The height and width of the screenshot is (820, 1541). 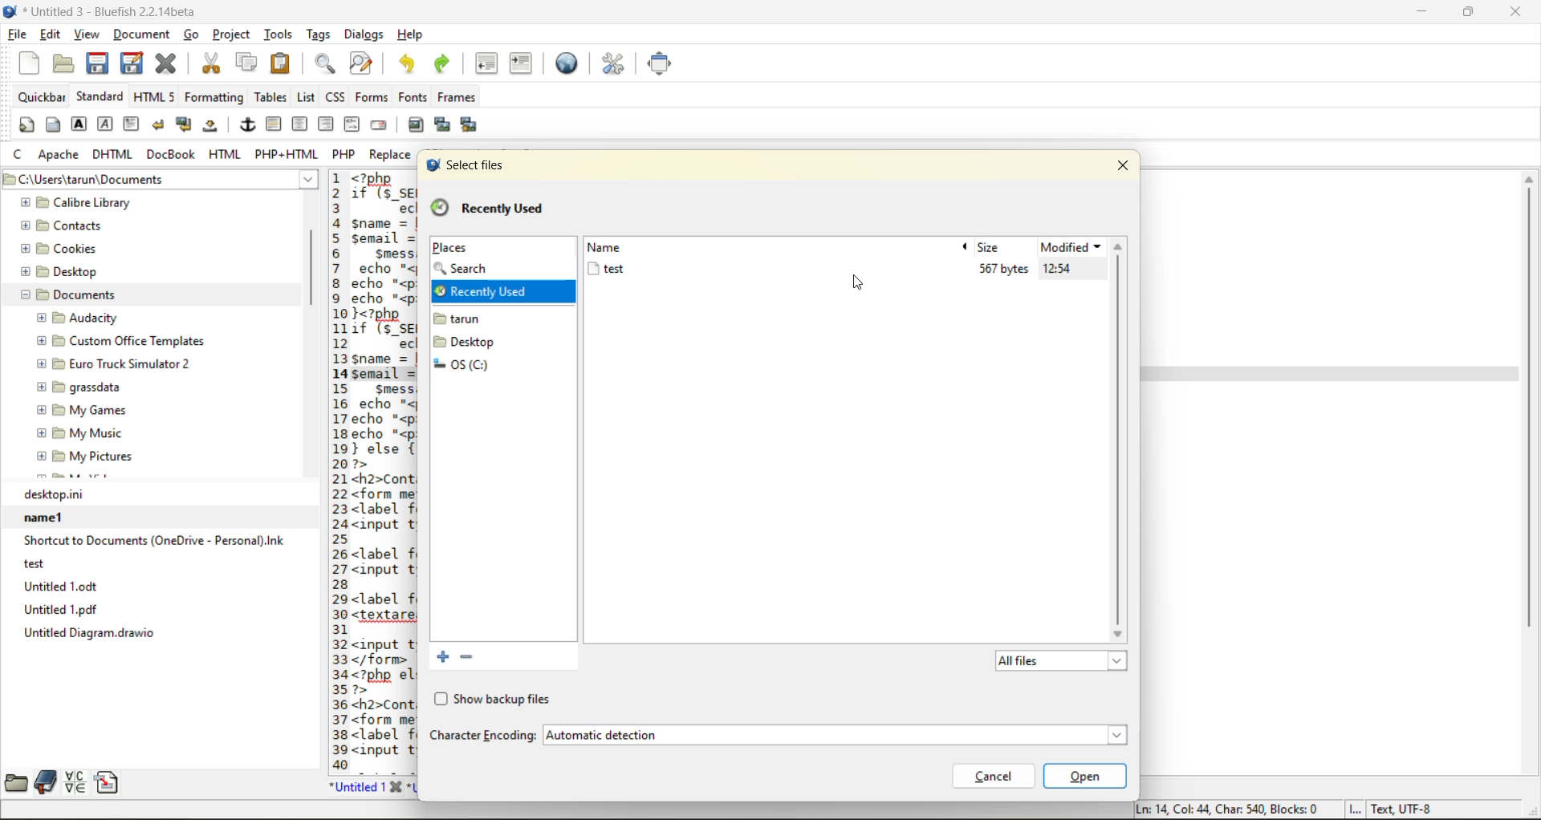 What do you see at coordinates (365, 786) in the screenshot?
I see `untitled 1 tab` at bounding box center [365, 786].